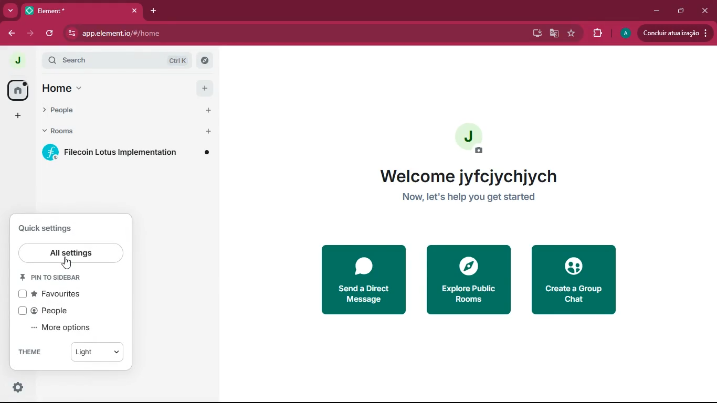 Image resolution: width=717 pixels, height=403 pixels. Describe the element at coordinates (99, 352) in the screenshot. I see `Light` at that location.